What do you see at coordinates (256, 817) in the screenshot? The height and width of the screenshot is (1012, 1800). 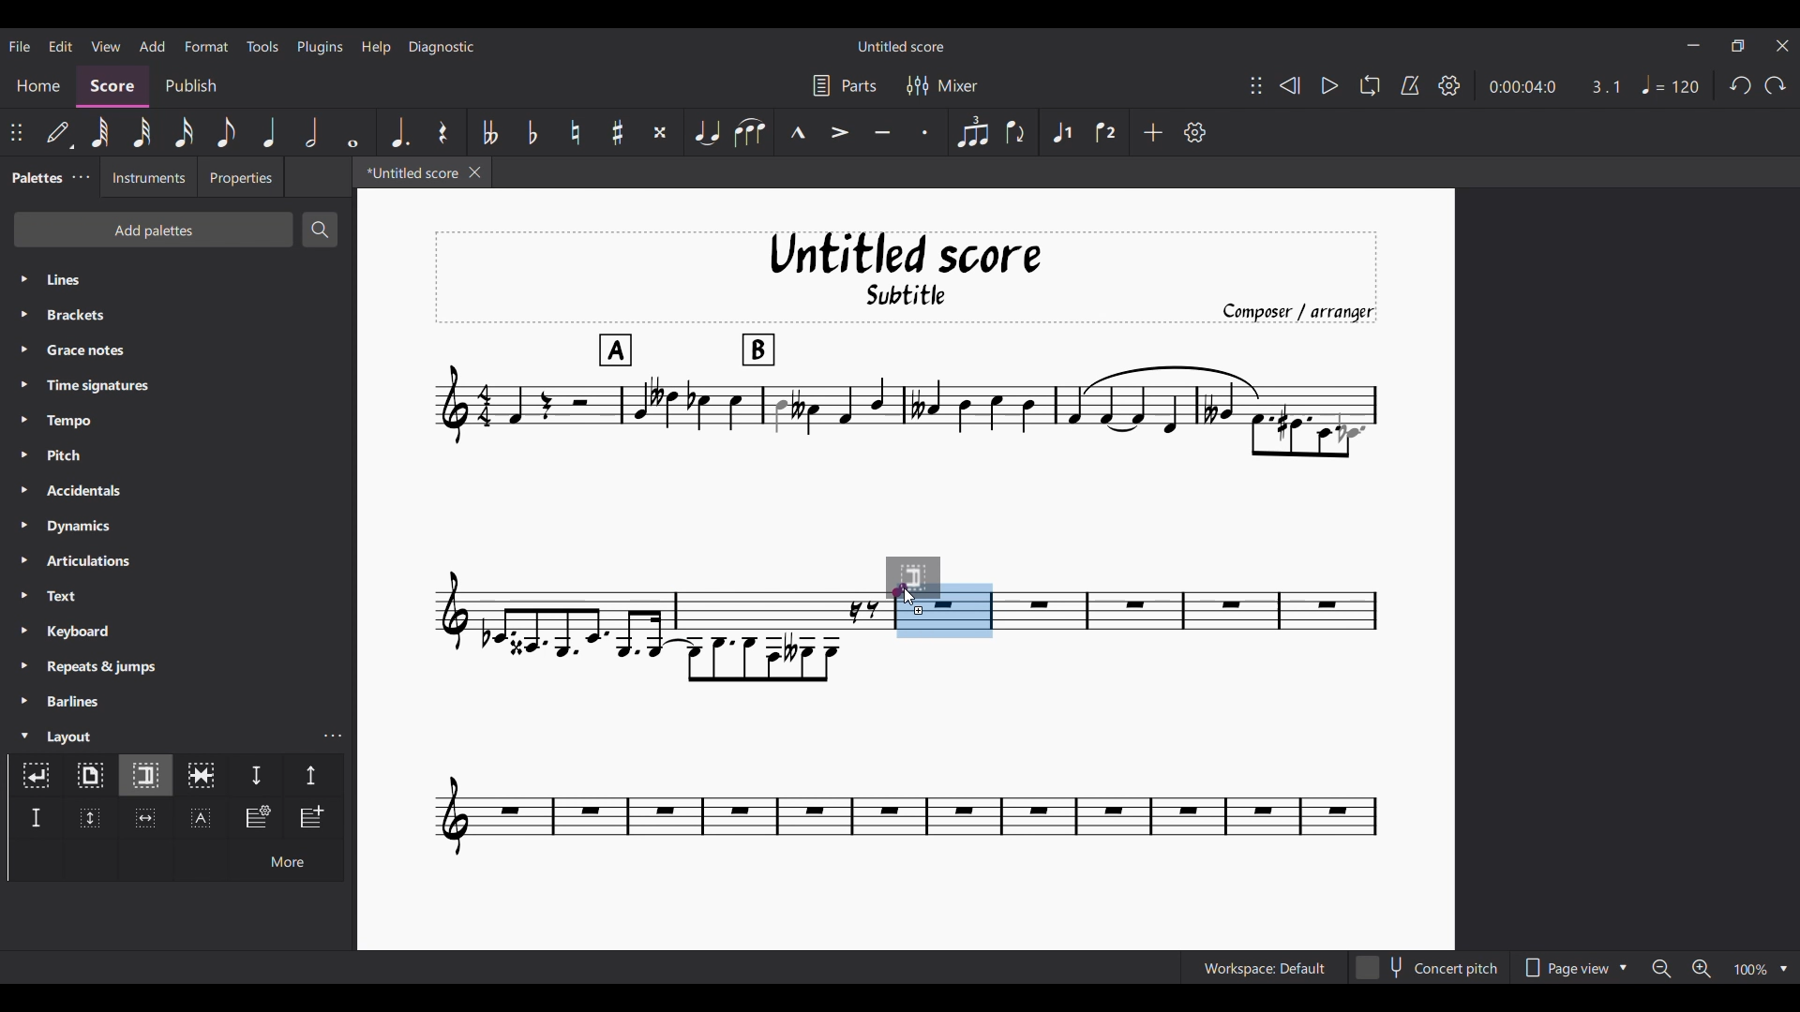 I see `Insert staff type change` at bounding box center [256, 817].